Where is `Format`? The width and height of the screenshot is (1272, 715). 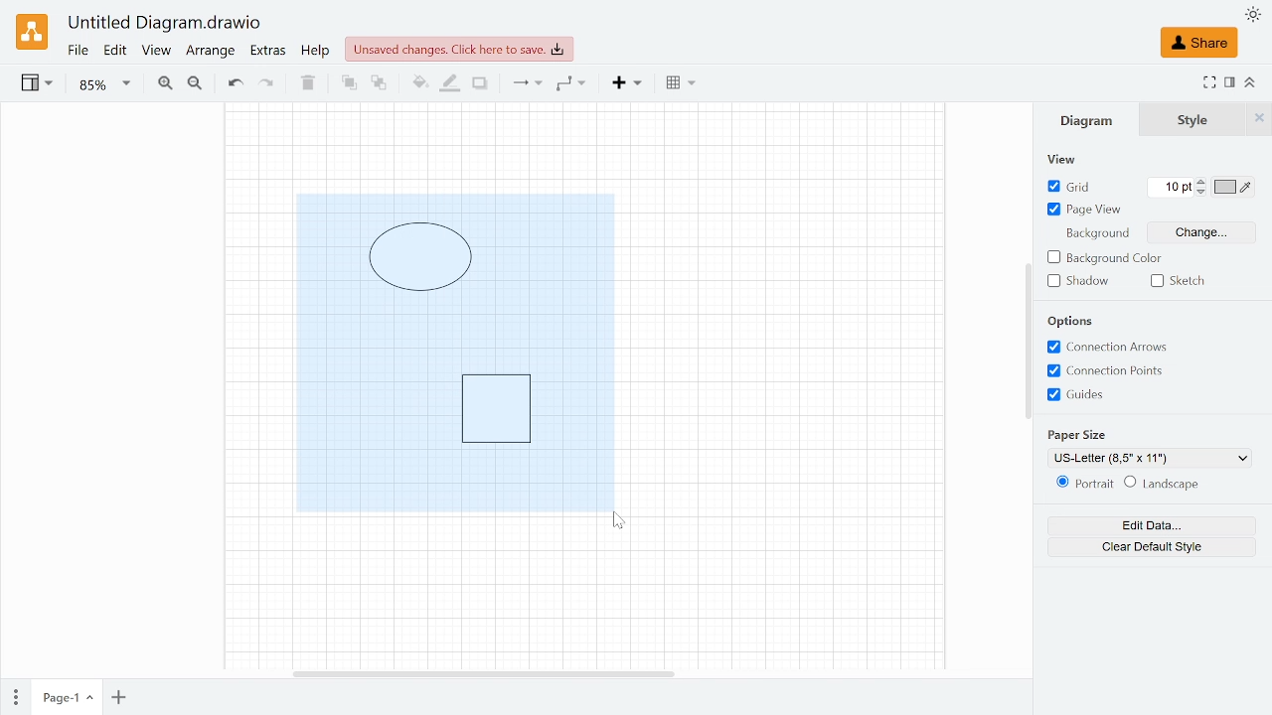 Format is located at coordinates (1230, 82).